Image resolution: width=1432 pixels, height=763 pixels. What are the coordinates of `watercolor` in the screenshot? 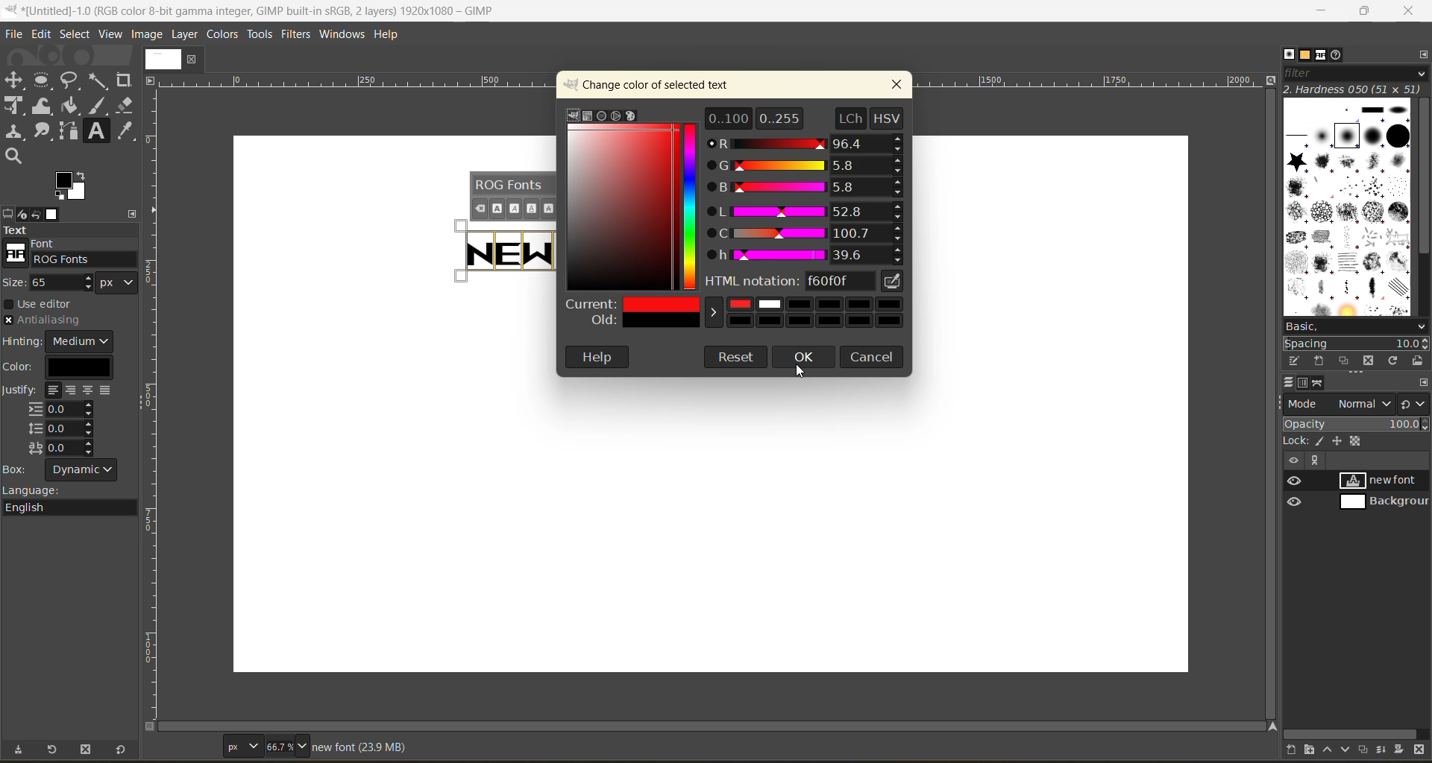 It's located at (603, 115).